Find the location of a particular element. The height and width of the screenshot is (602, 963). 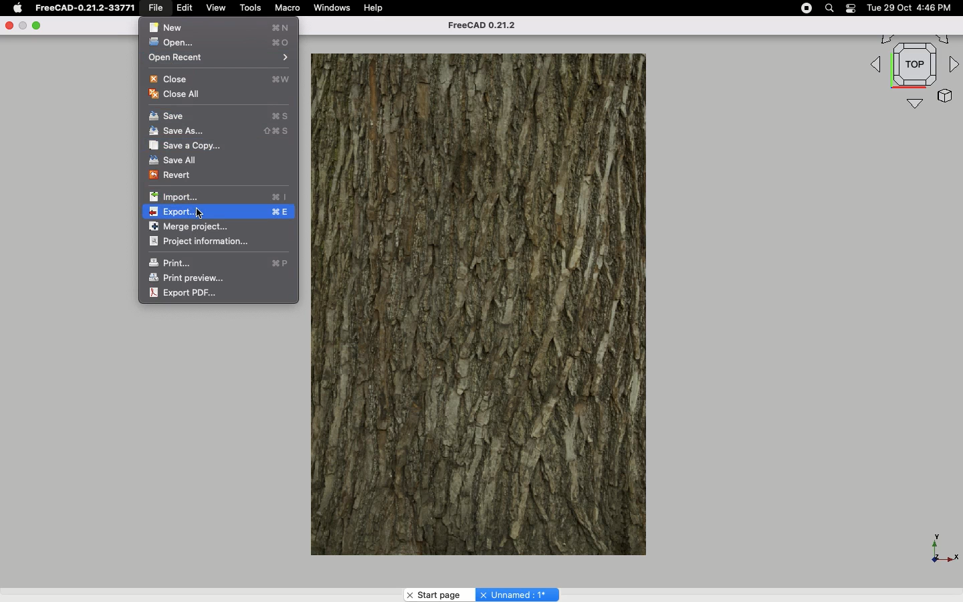

Save all is located at coordinates (175, 161).